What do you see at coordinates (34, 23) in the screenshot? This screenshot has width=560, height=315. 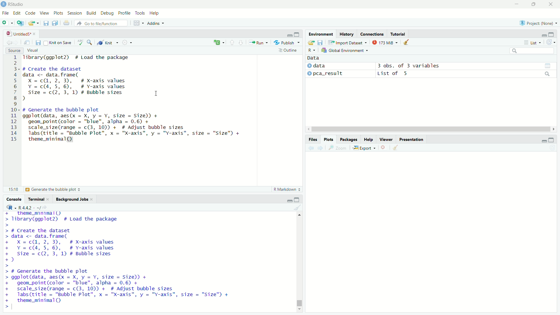 I see `load workspace` at bounding box center [34, 23].